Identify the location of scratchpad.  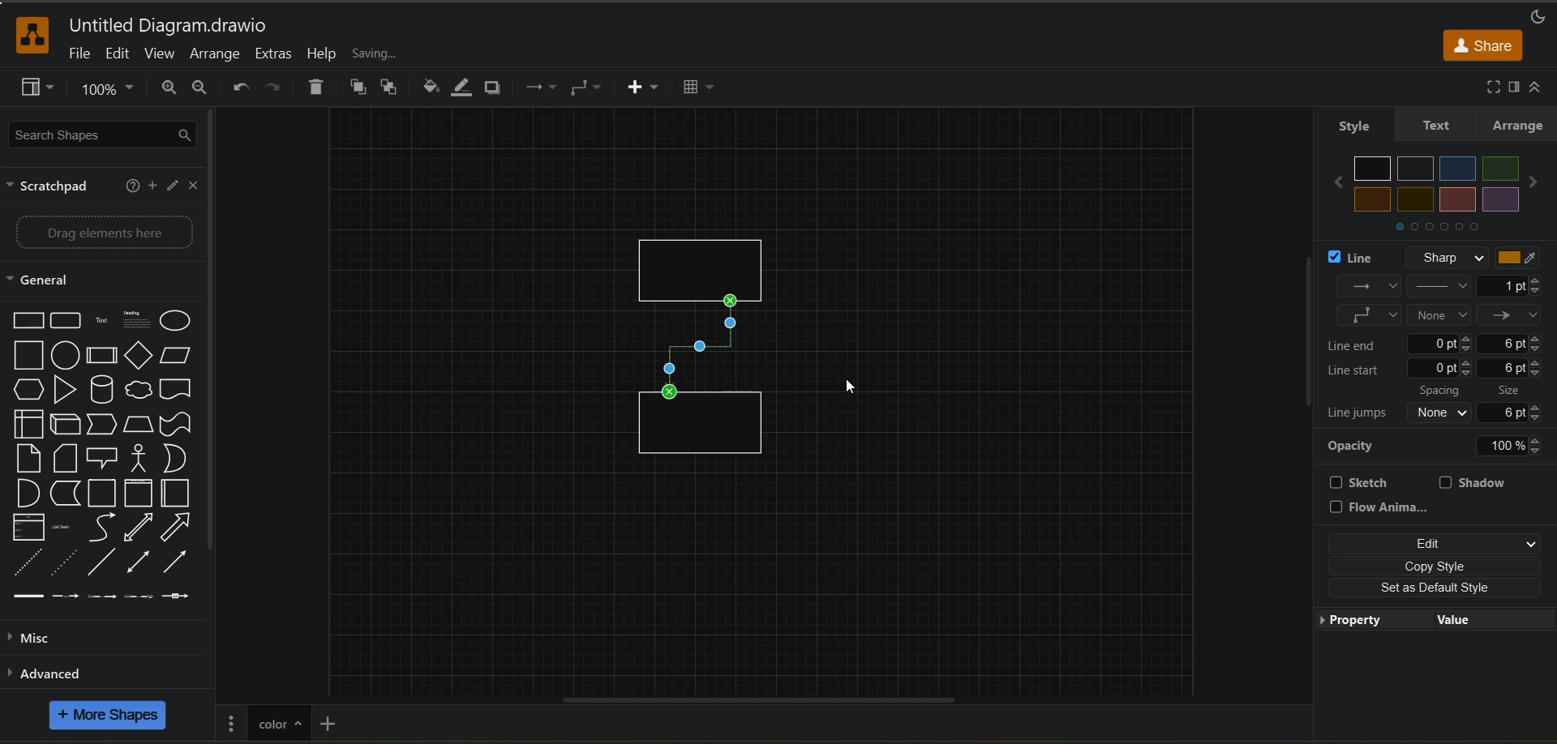
(53, 188).